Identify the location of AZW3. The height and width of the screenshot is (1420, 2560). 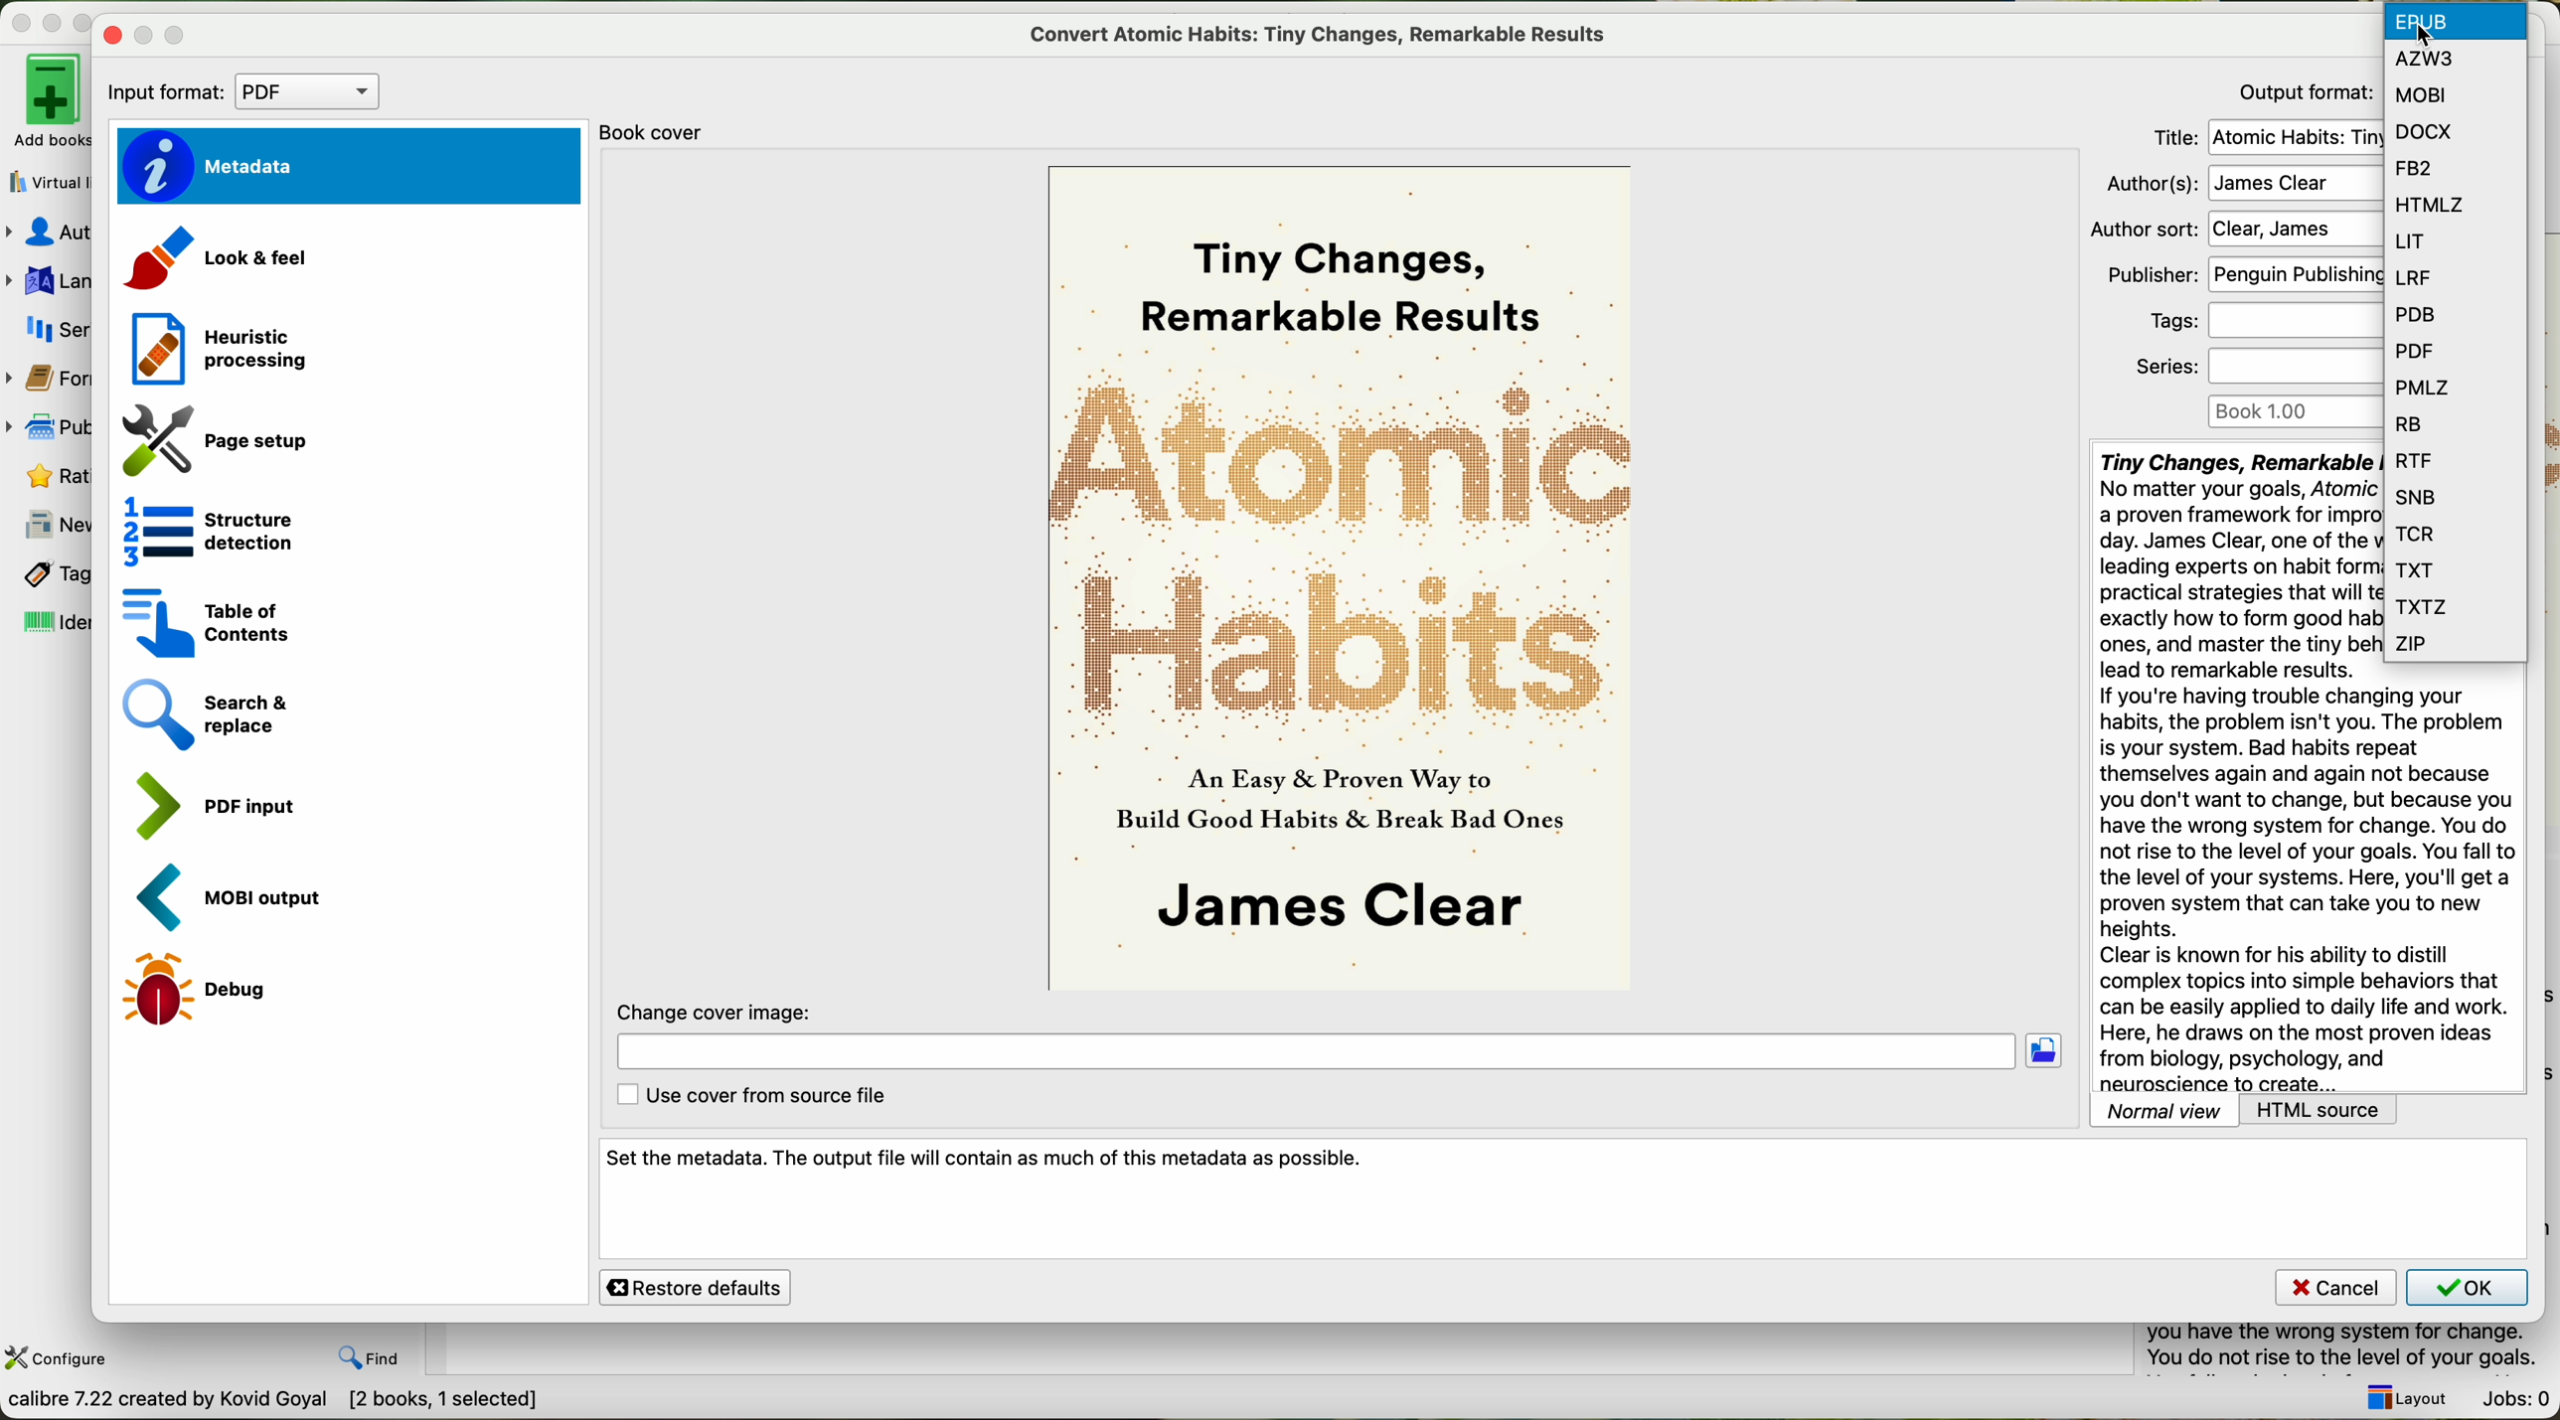
(2453, 58).